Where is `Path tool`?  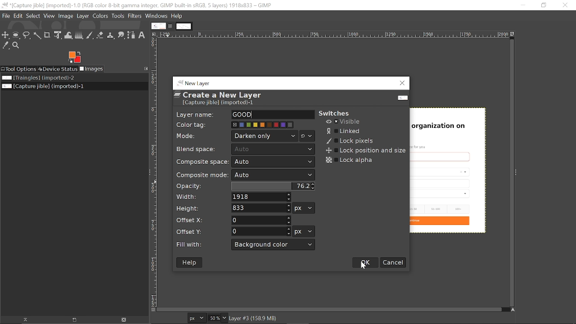
Path tool is located at coordinates (132, 36).